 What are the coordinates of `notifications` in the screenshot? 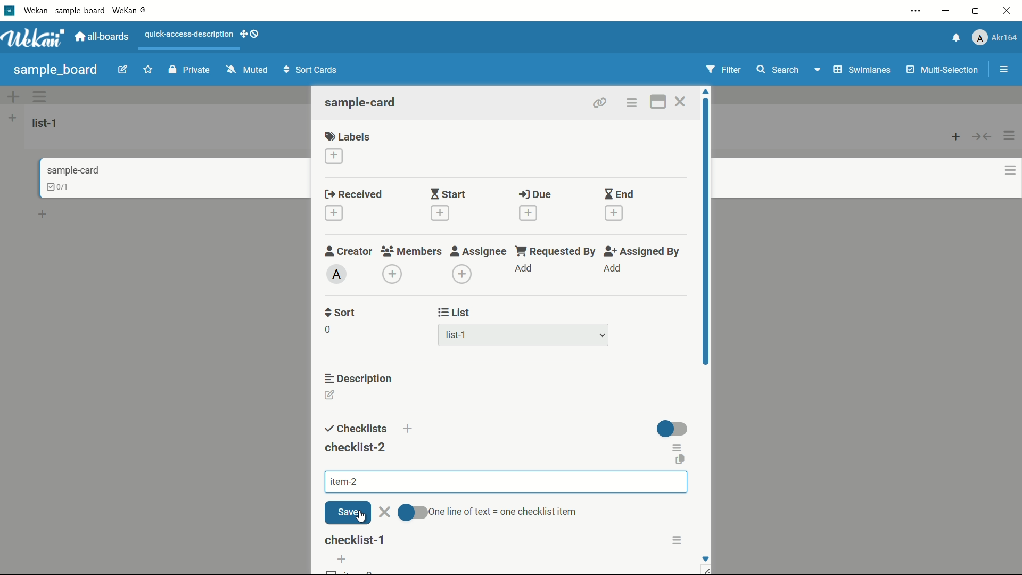 It's located at (954, 37).